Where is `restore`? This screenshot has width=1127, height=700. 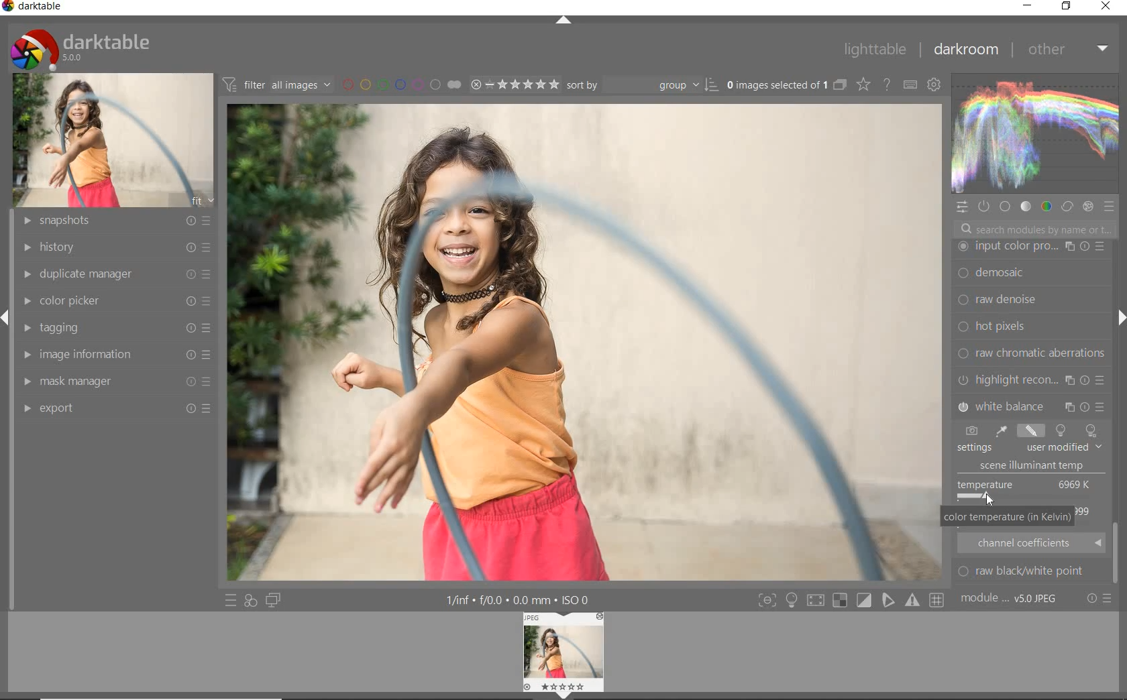
restore is located at coordinates (1066, 6).